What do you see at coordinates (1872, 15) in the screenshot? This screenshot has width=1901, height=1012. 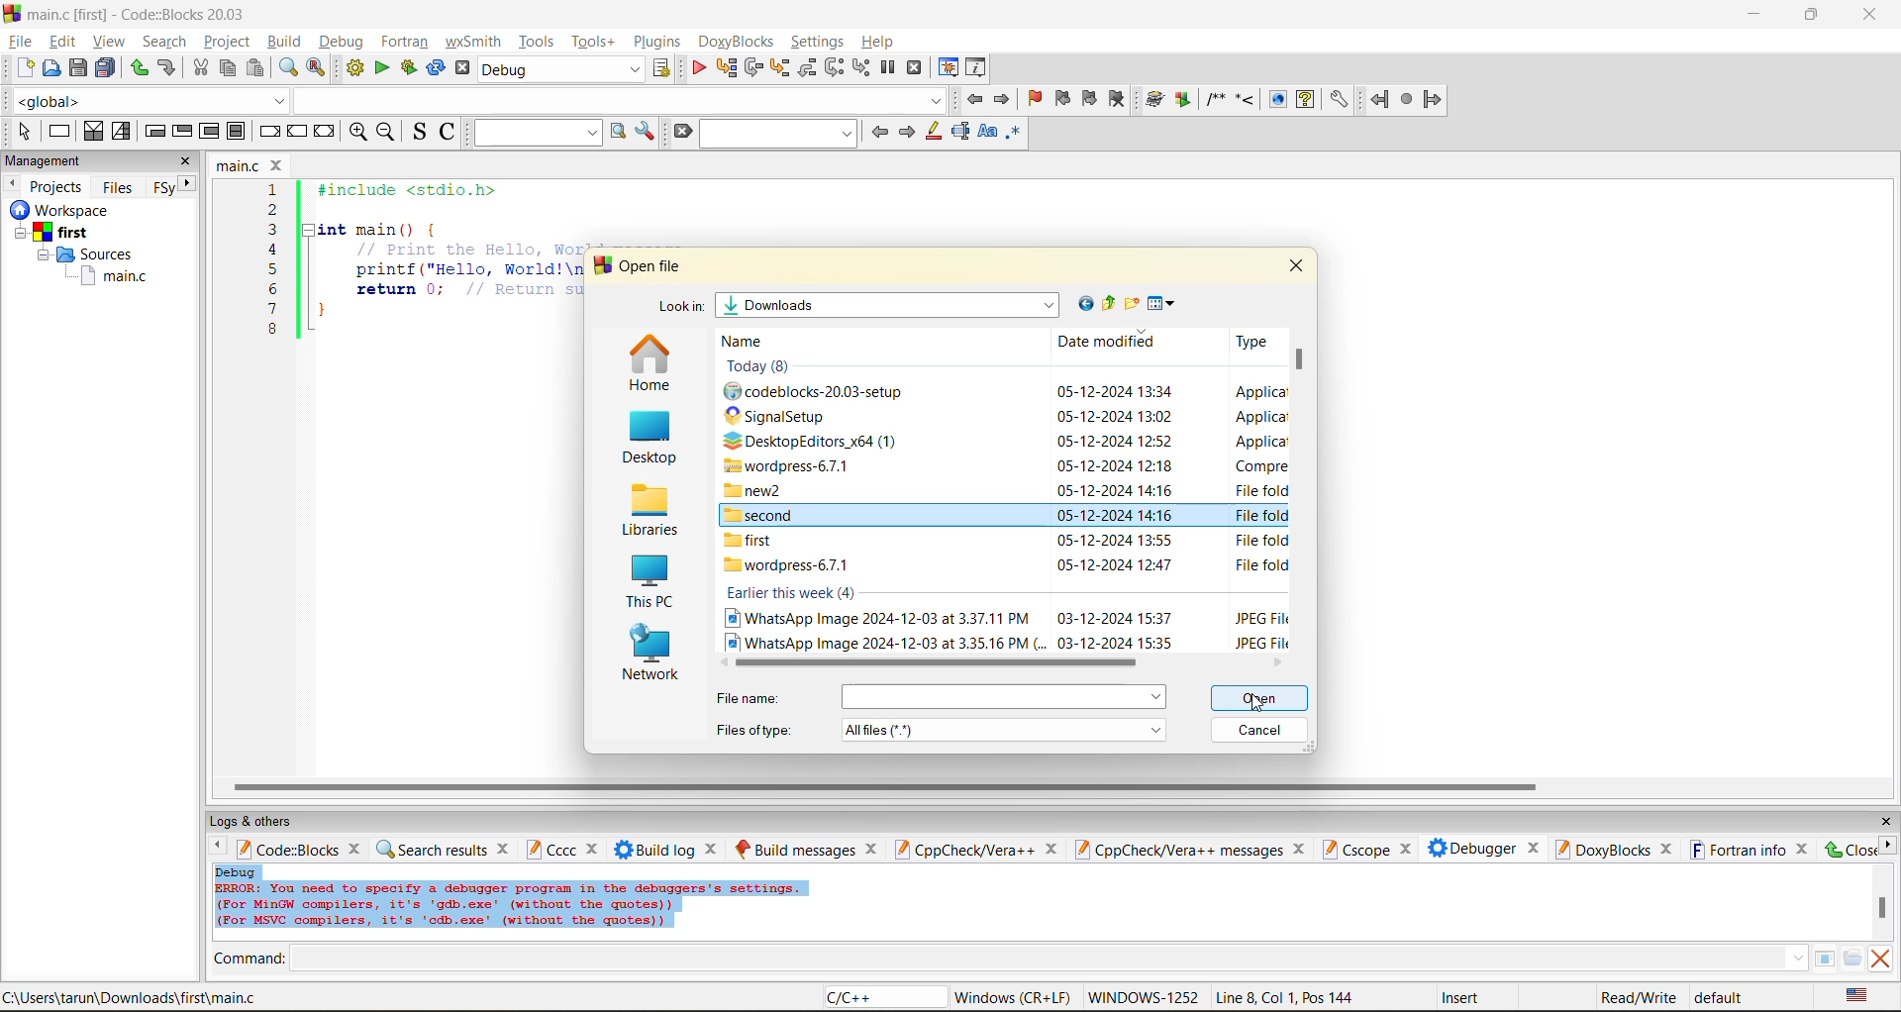 I see `close ` at bounding box center [1872, 15].